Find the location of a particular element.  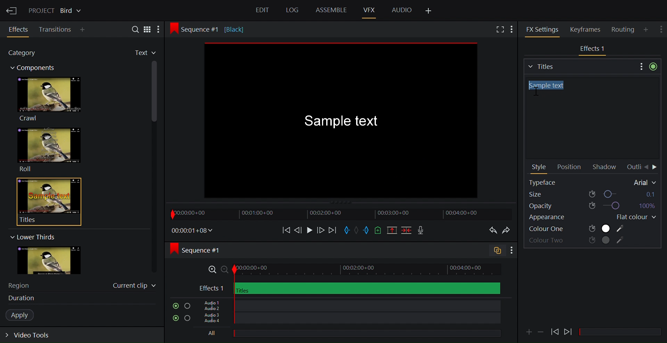

Solo this track is located at coordinates (187, 306).